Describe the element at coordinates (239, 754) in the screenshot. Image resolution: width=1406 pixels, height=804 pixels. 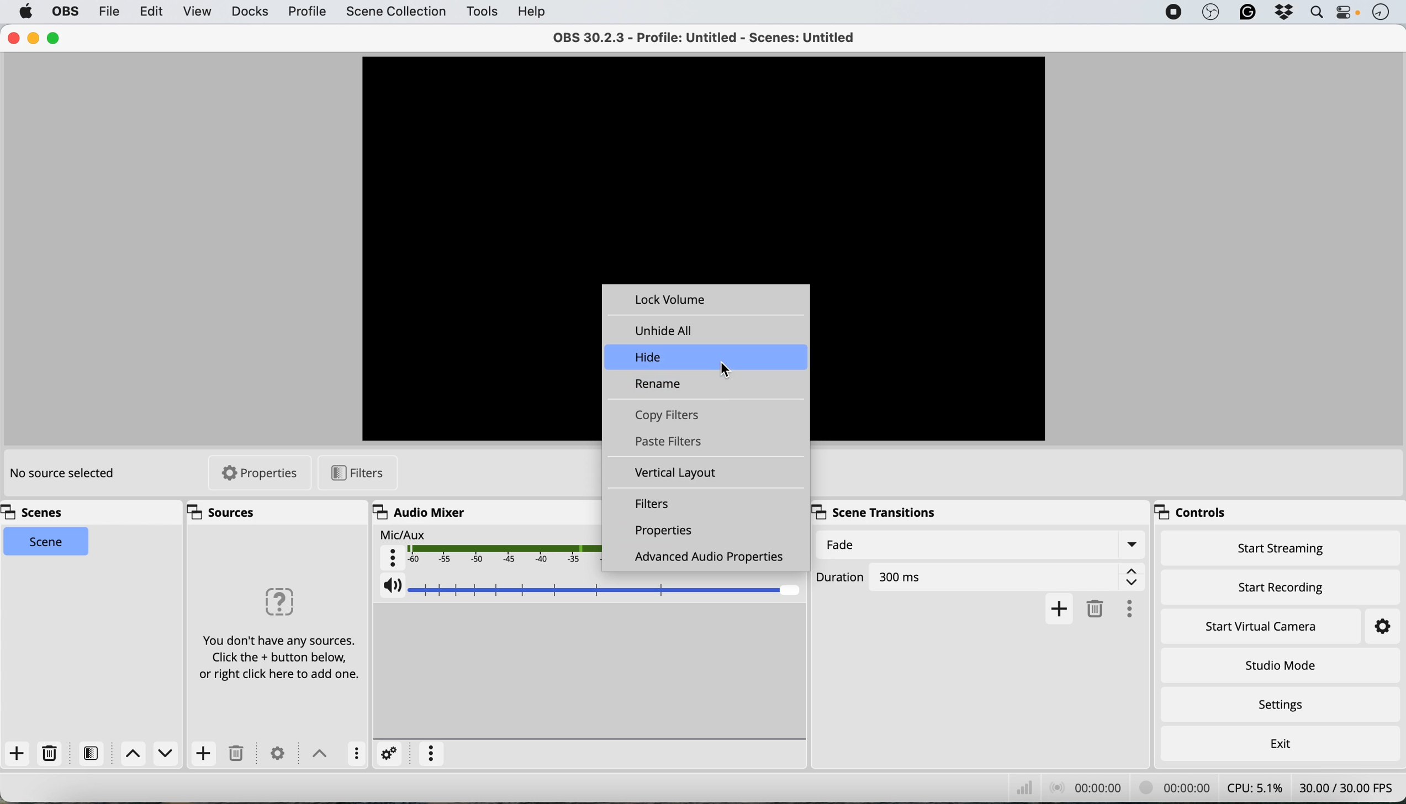
I see `delete source` at that location.